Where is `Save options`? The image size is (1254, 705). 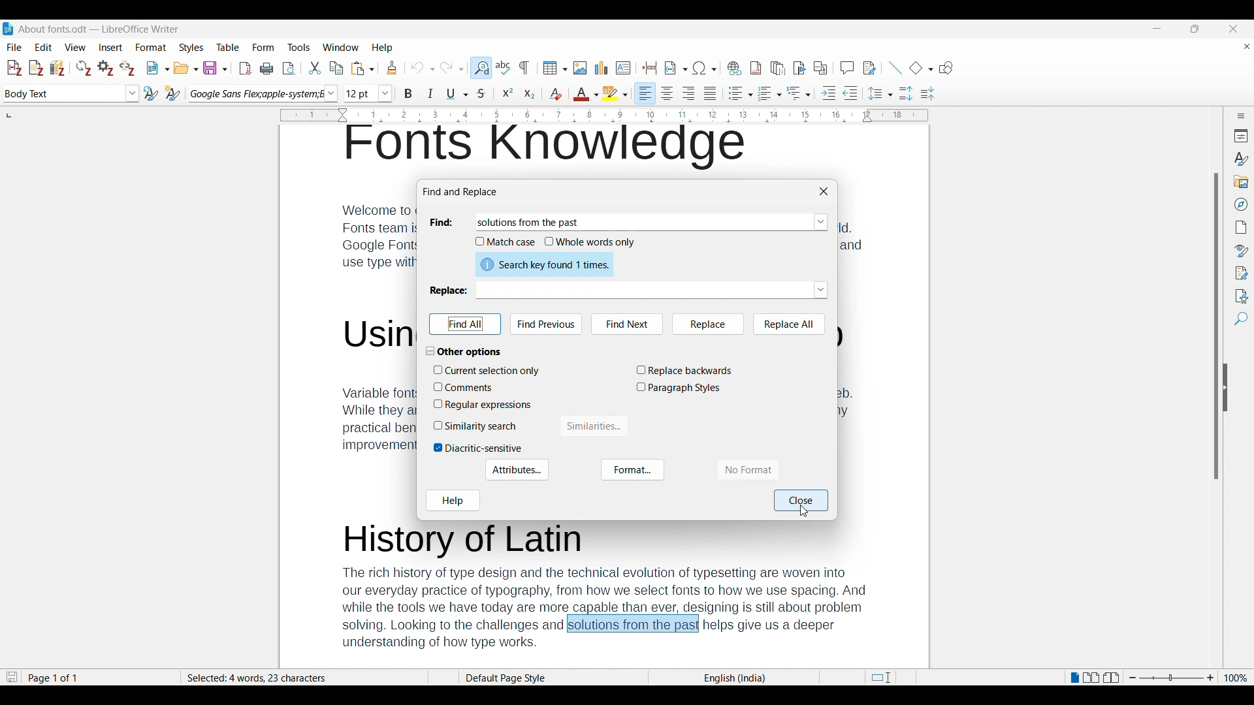
Save options is located at coordinates (216, 68).